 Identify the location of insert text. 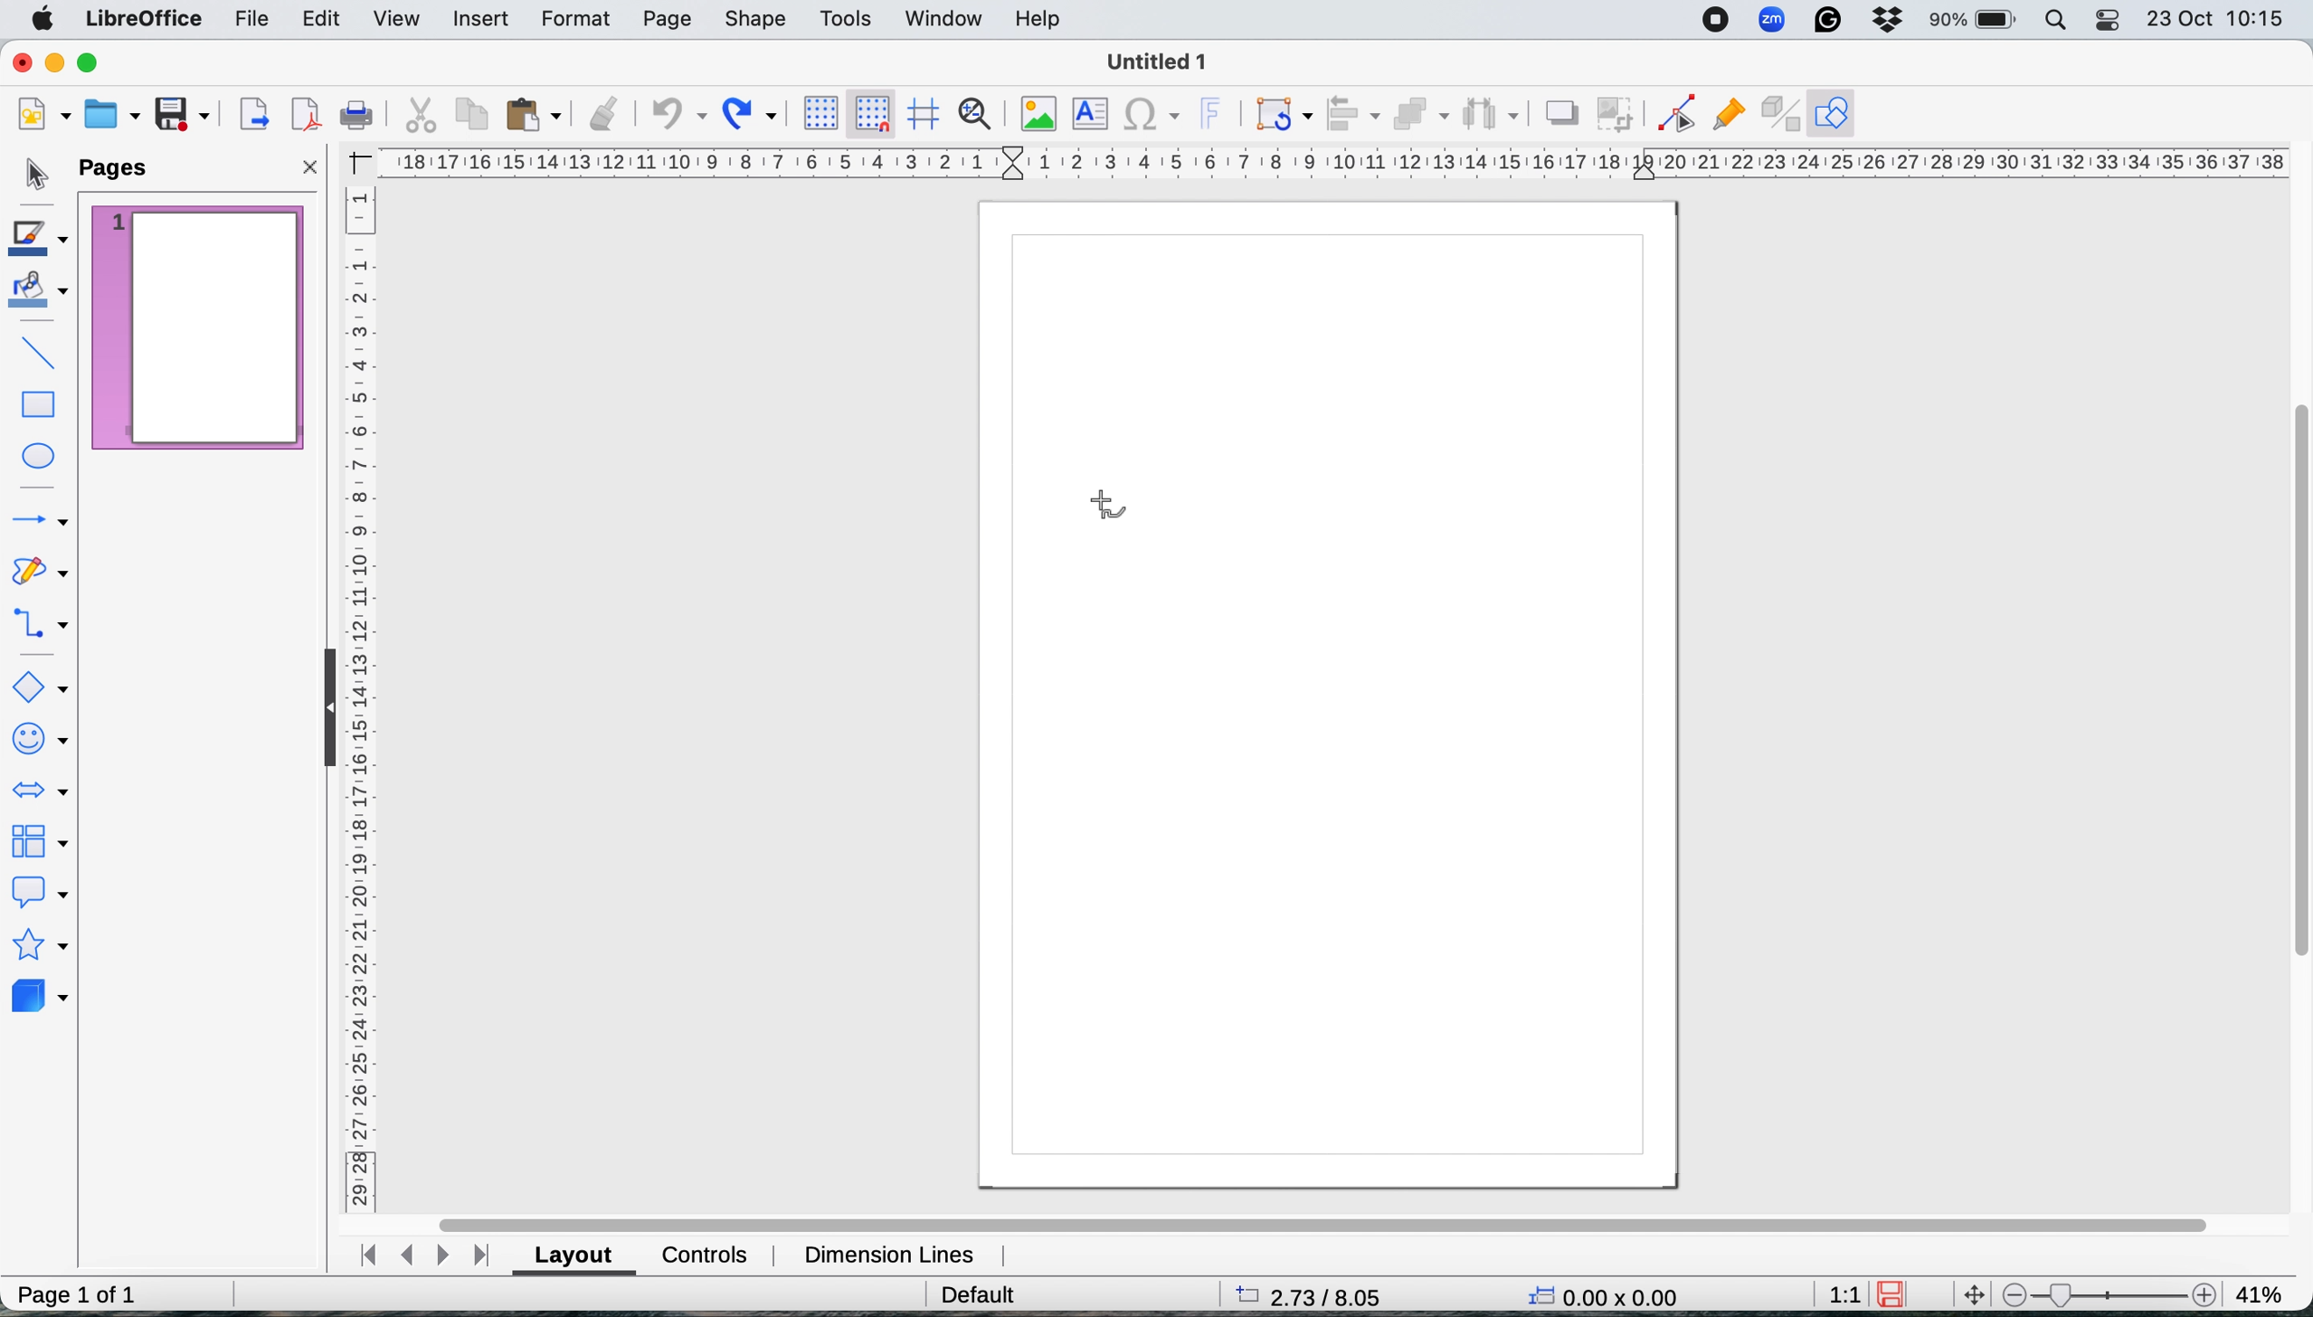
(1095, 114).